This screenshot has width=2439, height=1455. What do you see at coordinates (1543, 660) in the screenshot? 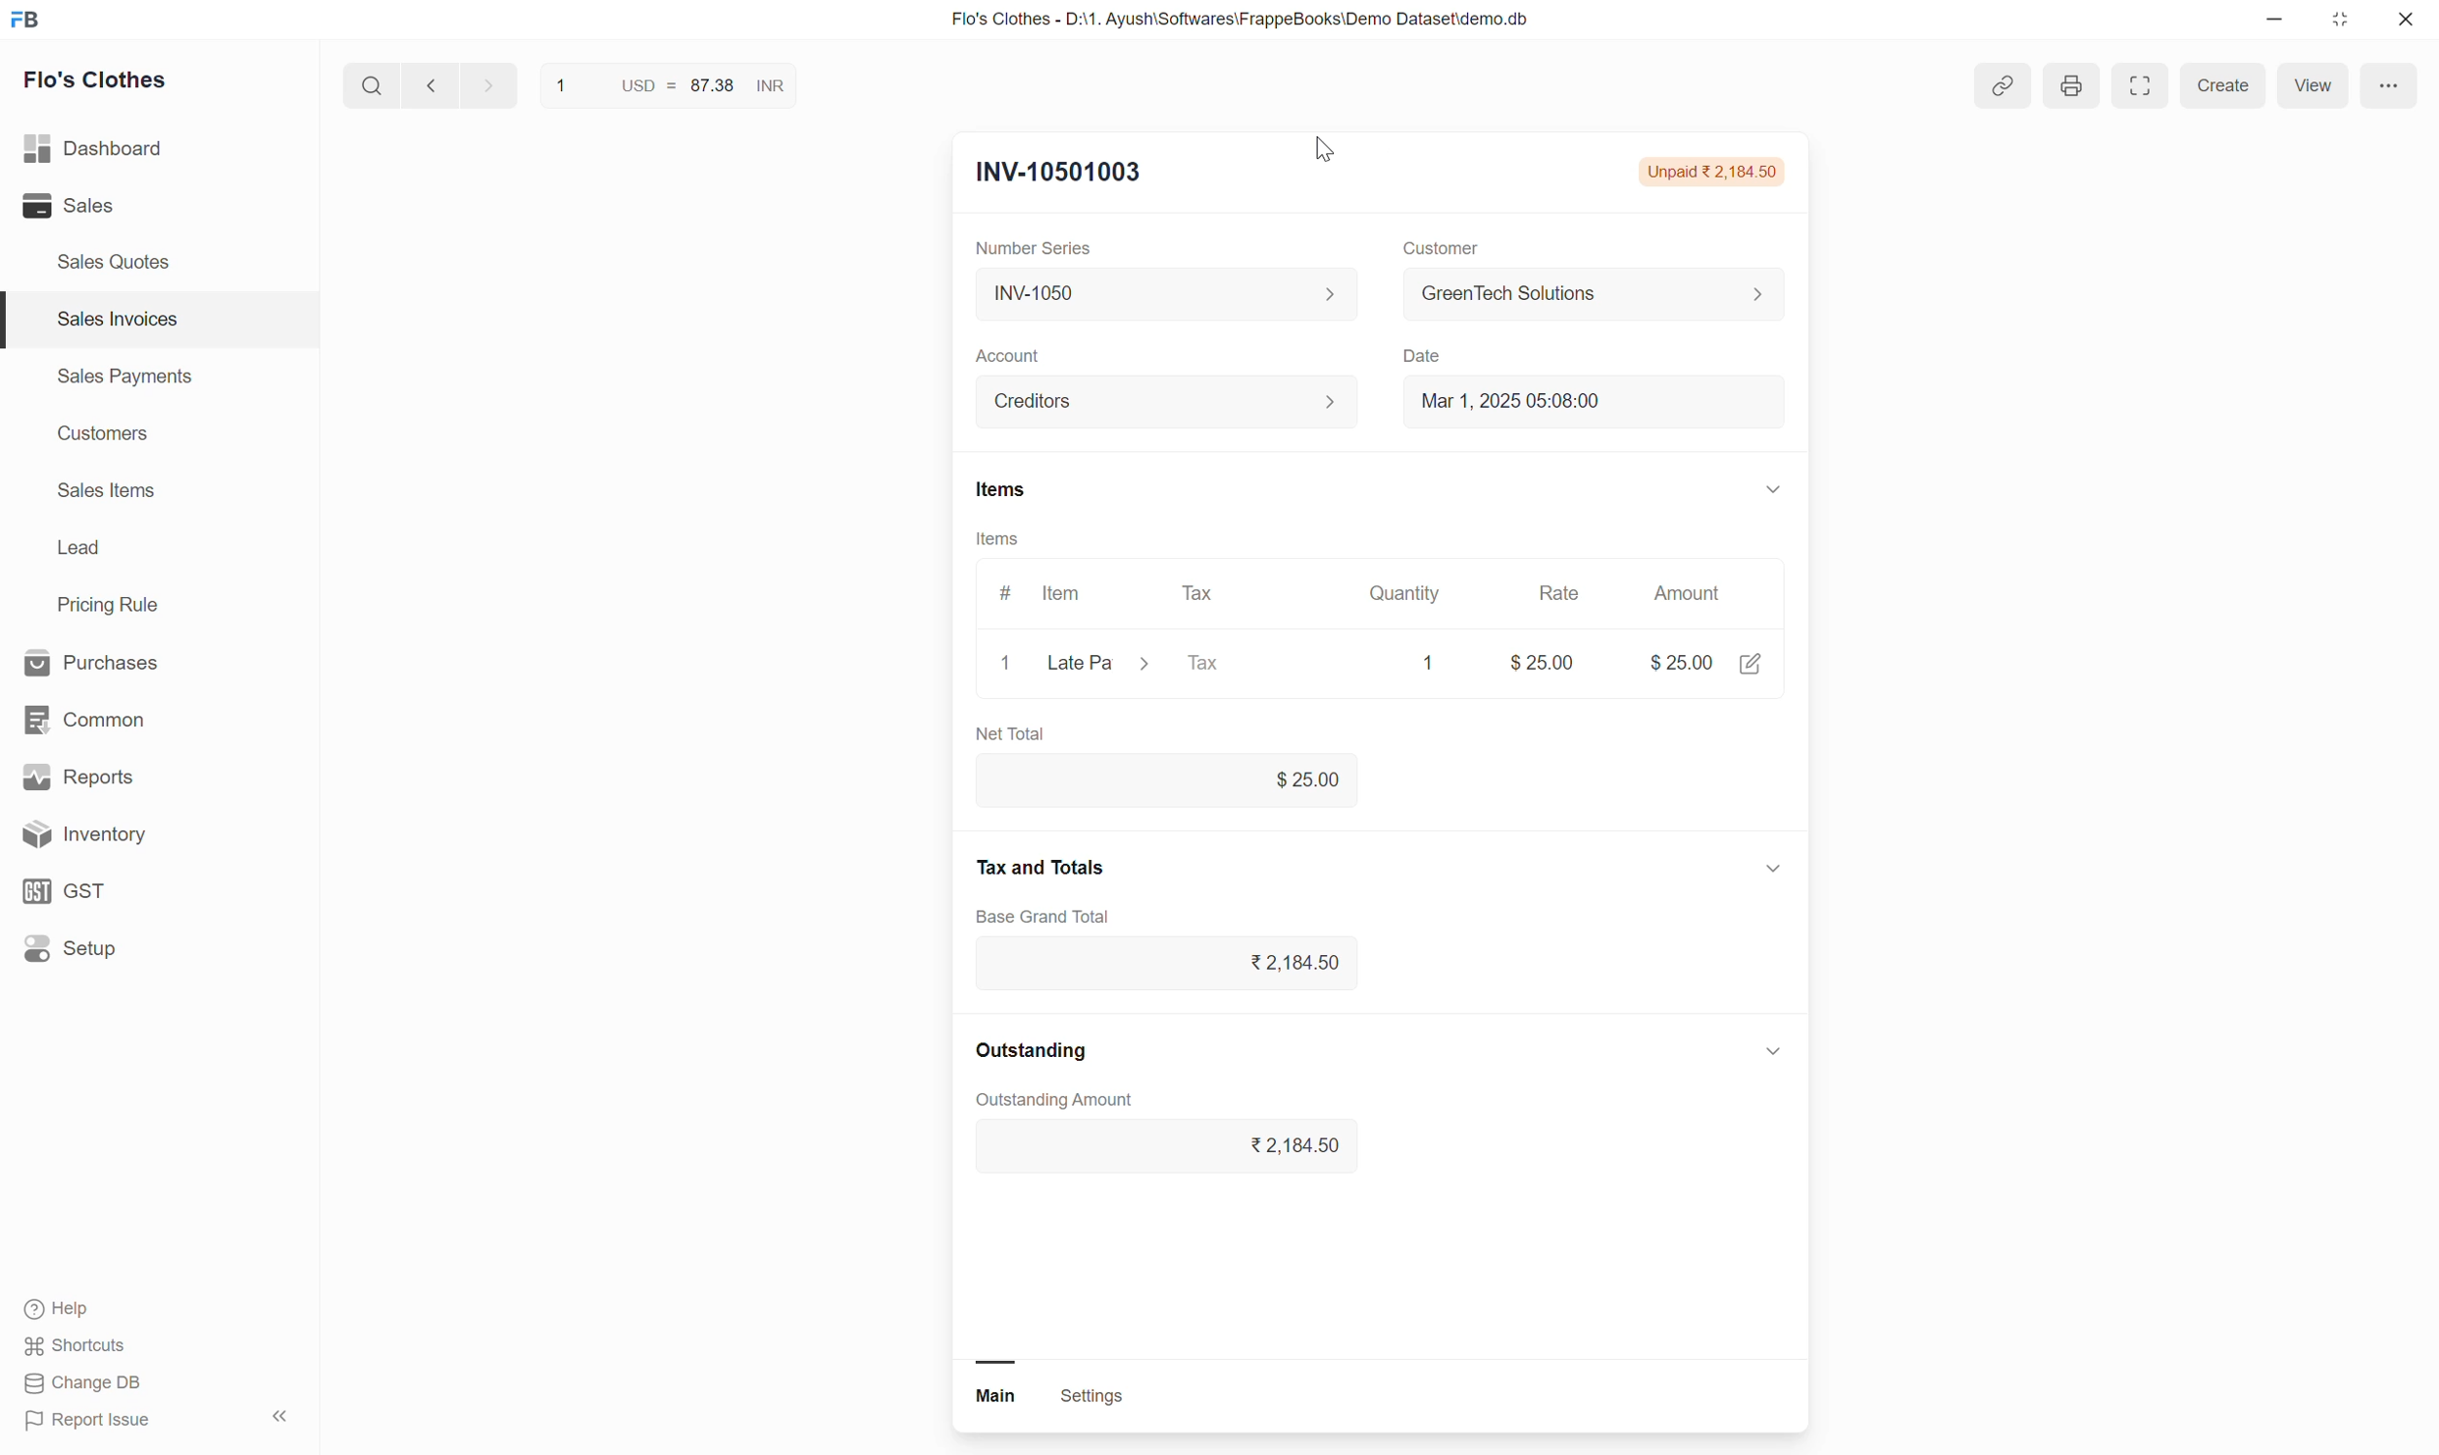
I see `rate ` at bounding box center [1543, 660].